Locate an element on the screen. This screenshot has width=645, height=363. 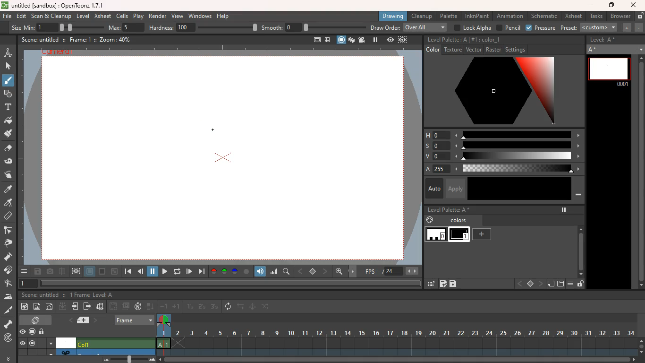
raster is located at coordinates (493, 50).